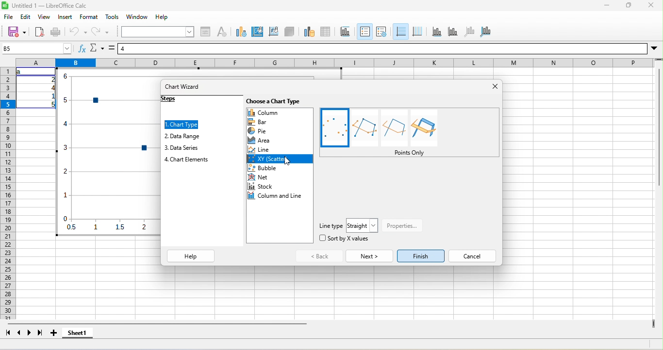  I want to click on XY (Scatter) chart, so click(108, 152).